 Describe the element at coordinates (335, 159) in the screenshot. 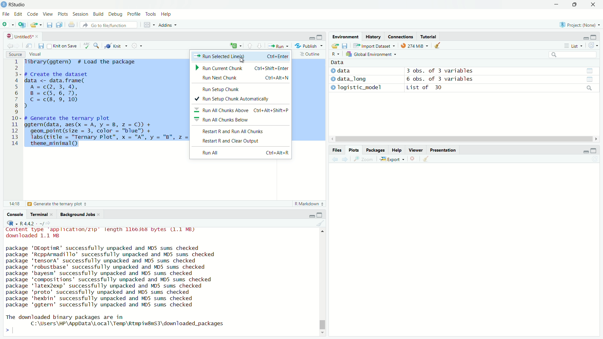

I see `back` at that location.